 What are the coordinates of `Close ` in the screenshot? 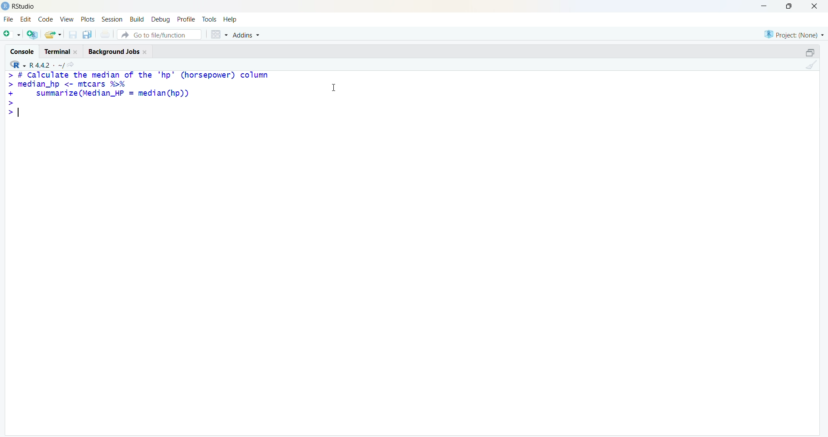 It's located at (146, 52).